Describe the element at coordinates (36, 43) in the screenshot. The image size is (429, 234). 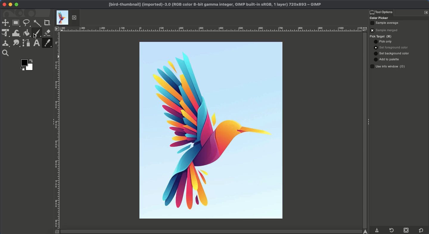
I see `Text` at that location.